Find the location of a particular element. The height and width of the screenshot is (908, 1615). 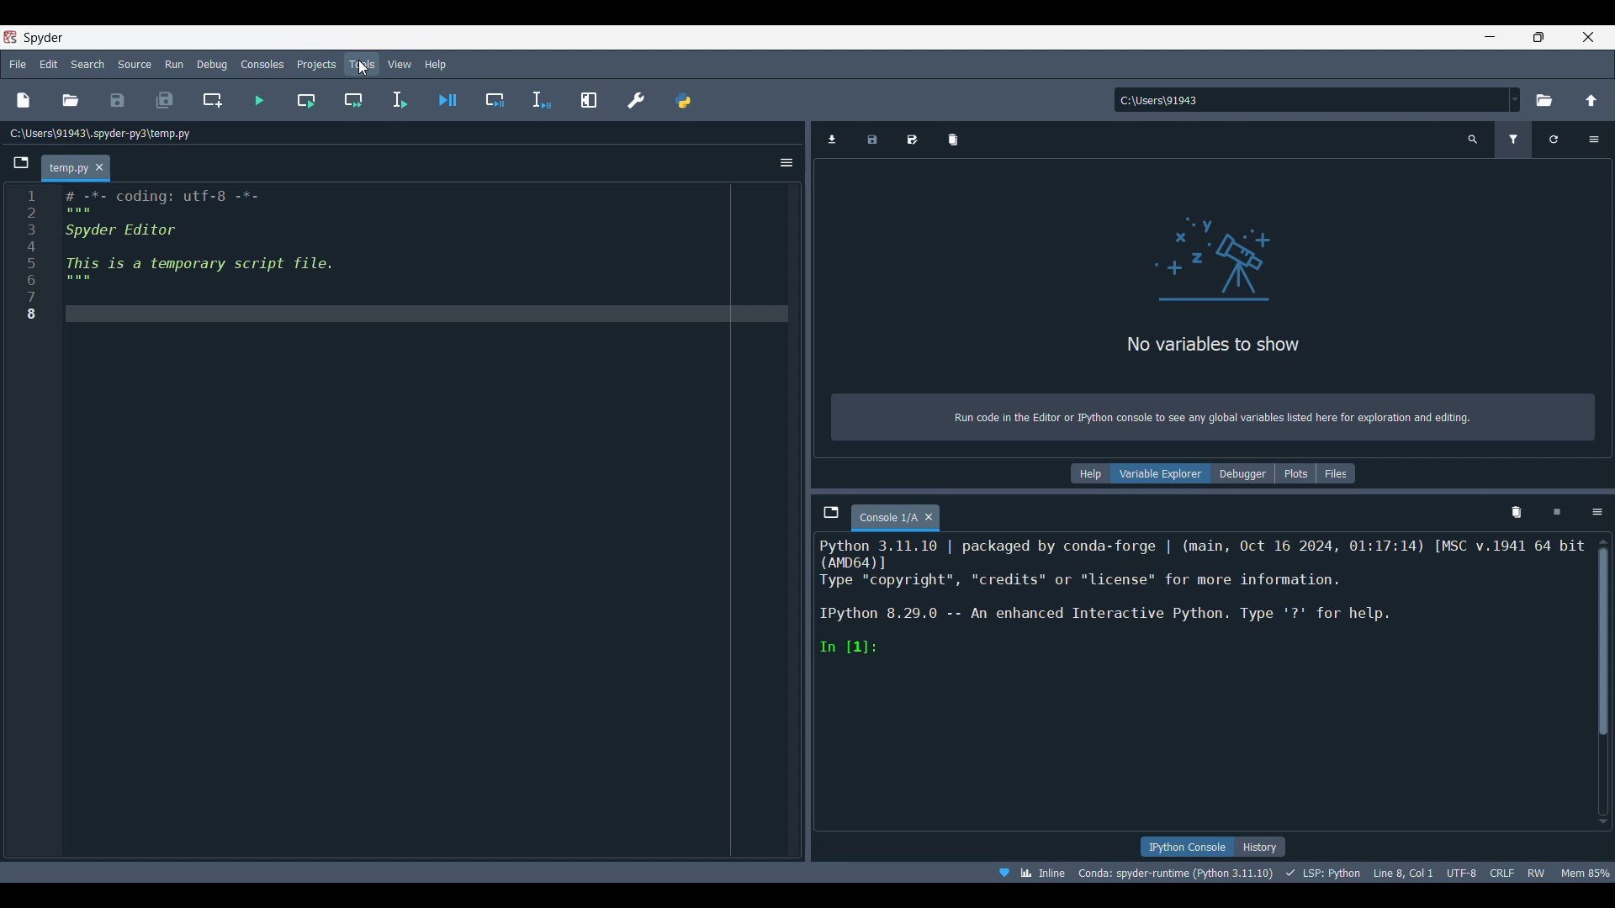

Help is located at coordinates (1089, 473).